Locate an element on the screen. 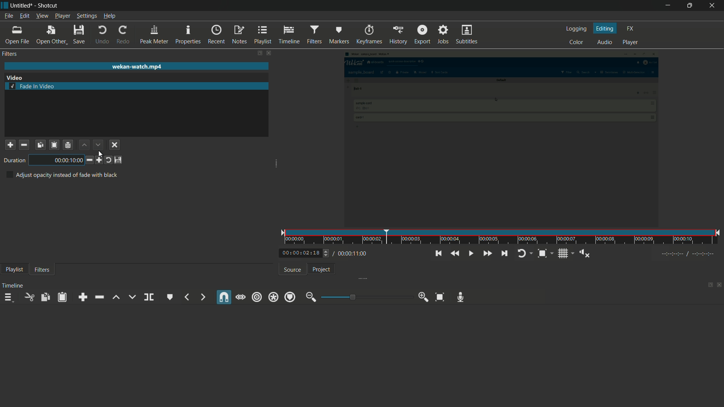  open file is located at coordinates (16, 35).